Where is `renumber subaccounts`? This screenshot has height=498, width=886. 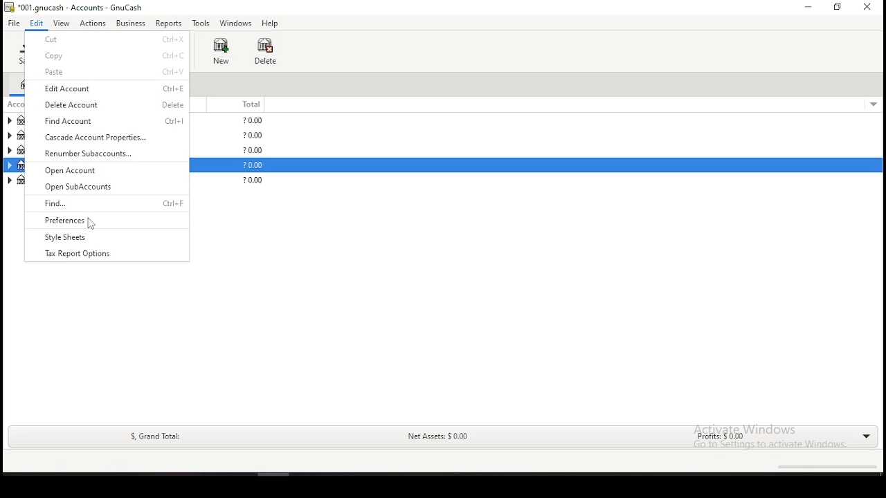 renumber subaccounts is located at coordinates (106, 152).